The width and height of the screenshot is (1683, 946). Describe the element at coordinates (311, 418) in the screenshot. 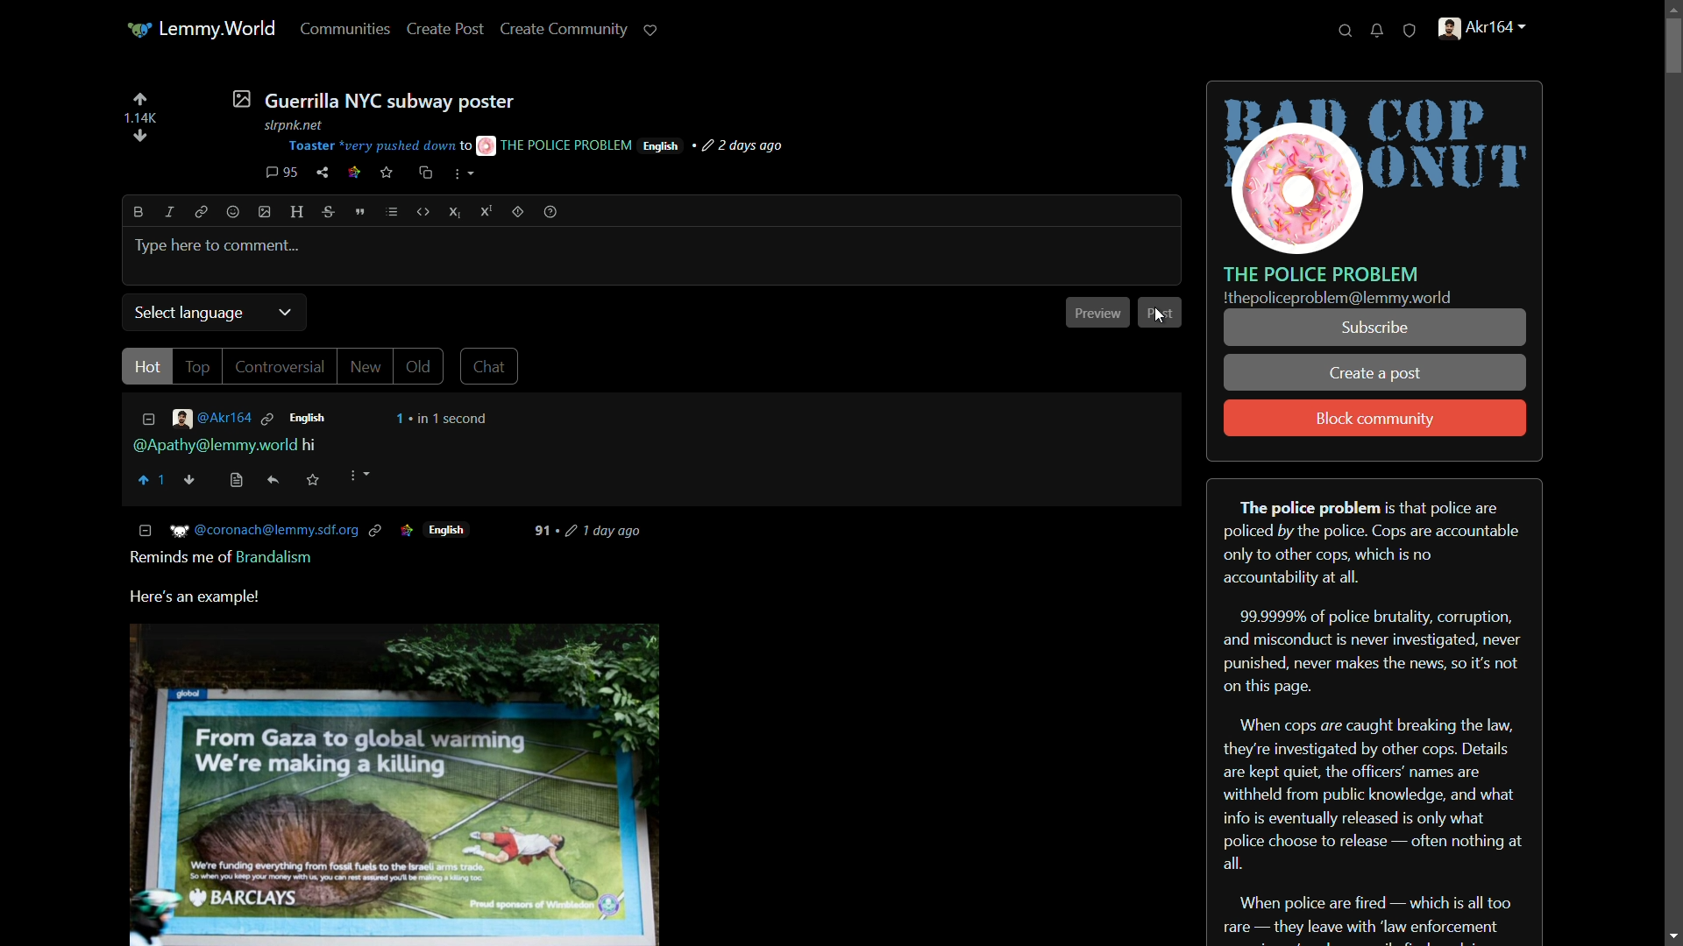

I see `language` at that location.